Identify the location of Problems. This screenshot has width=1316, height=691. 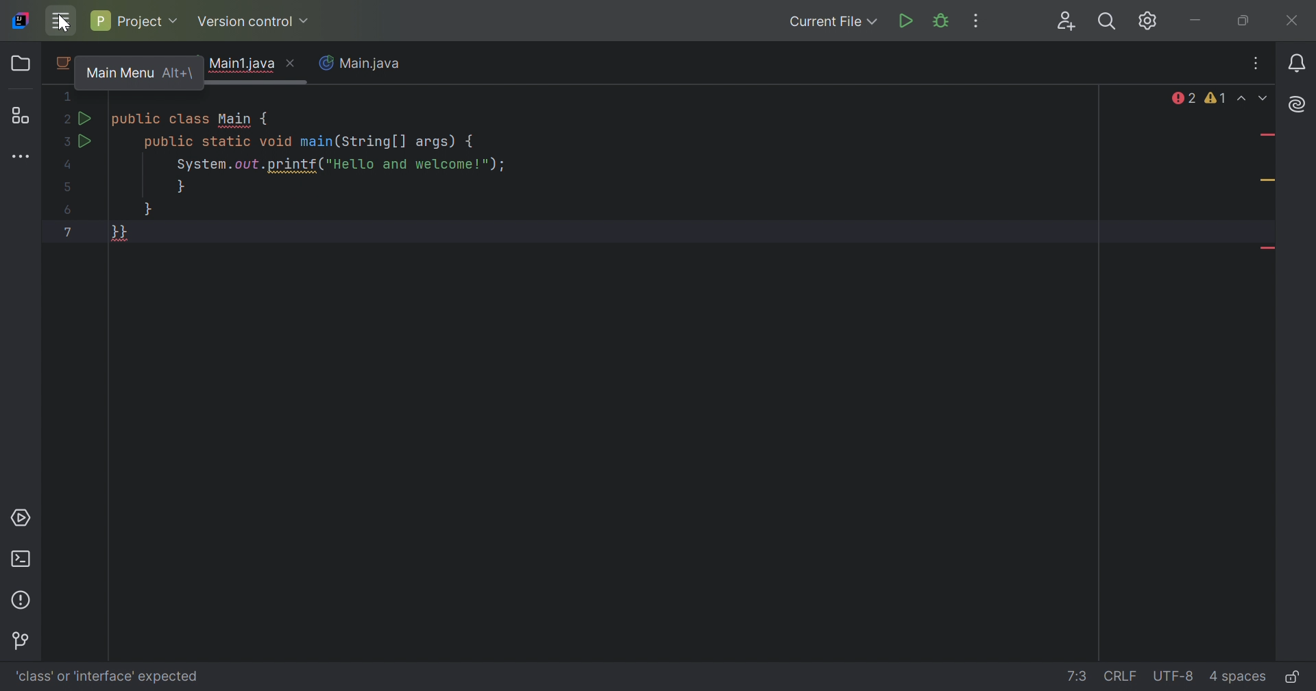
(23, 600).